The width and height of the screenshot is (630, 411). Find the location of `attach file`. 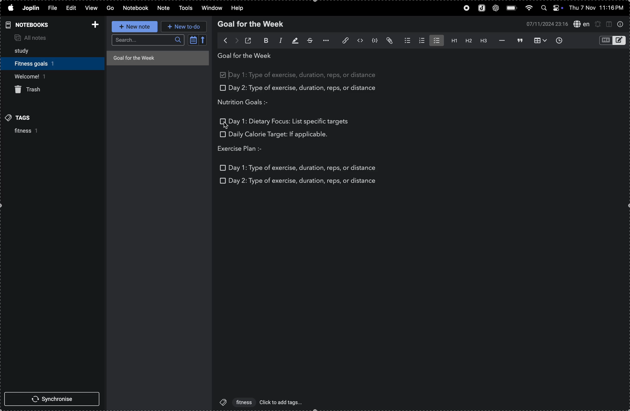

attach file is located at coordinates (390, 41).